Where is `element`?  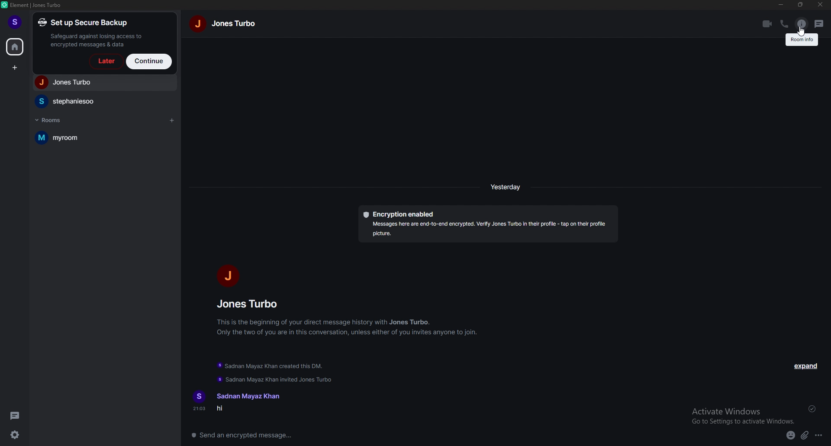 element is located at coordinates (33, 5).